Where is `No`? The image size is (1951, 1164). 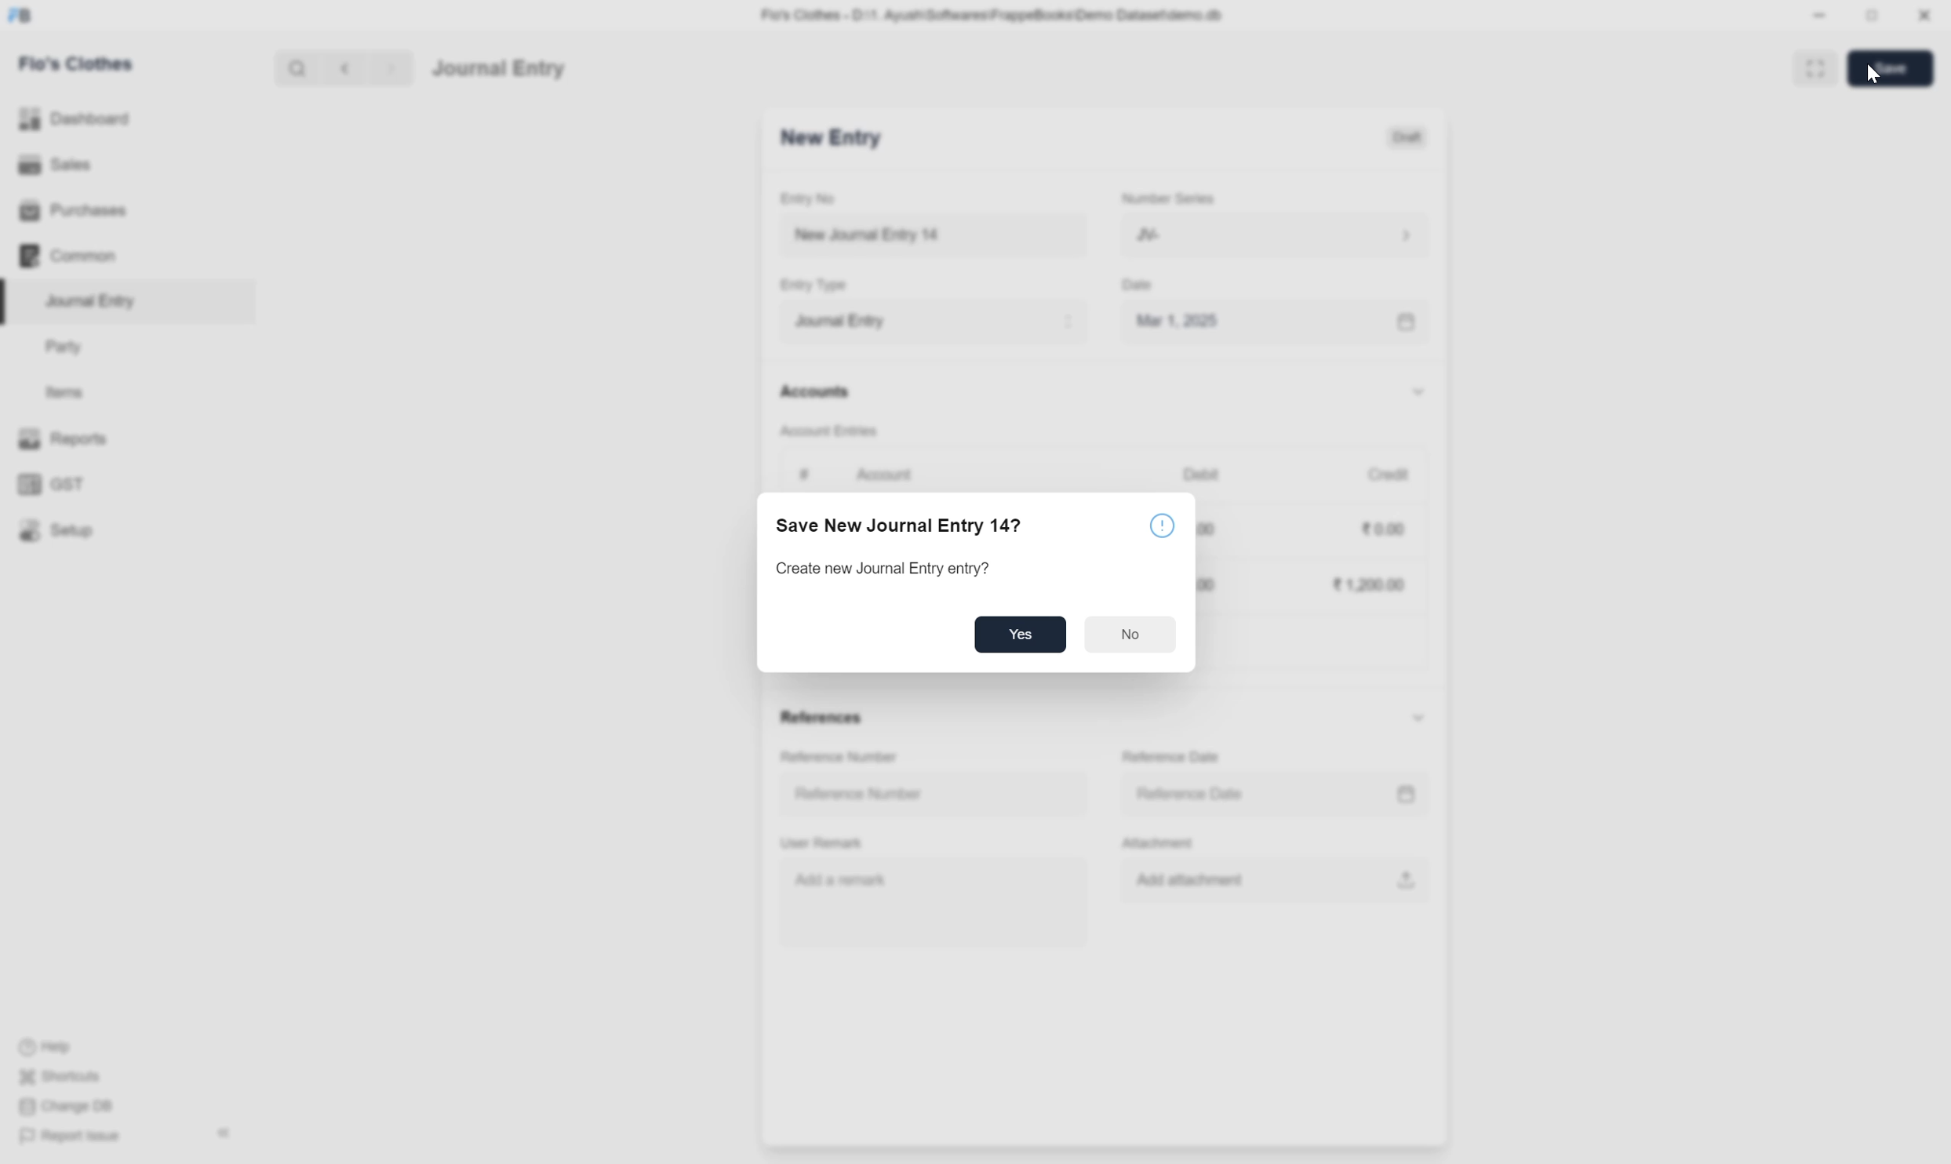
No is located at coordinates (1127, 634).